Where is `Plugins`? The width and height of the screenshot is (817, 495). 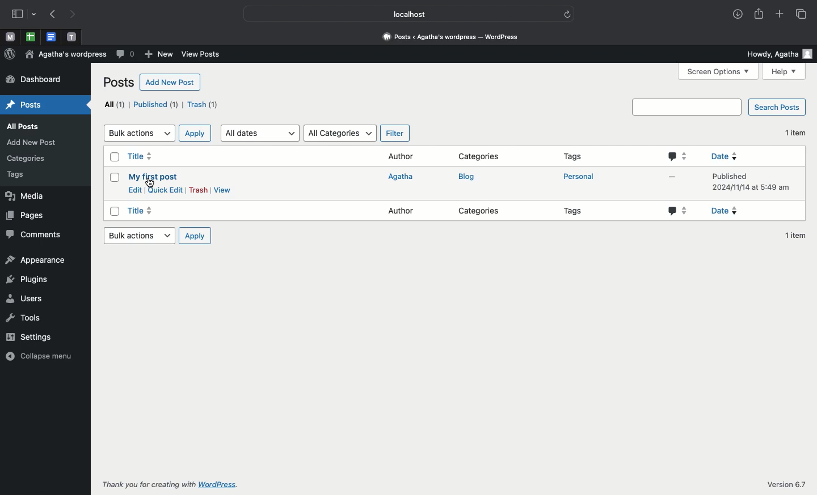 Plugins is located at coordinates (27, 280).